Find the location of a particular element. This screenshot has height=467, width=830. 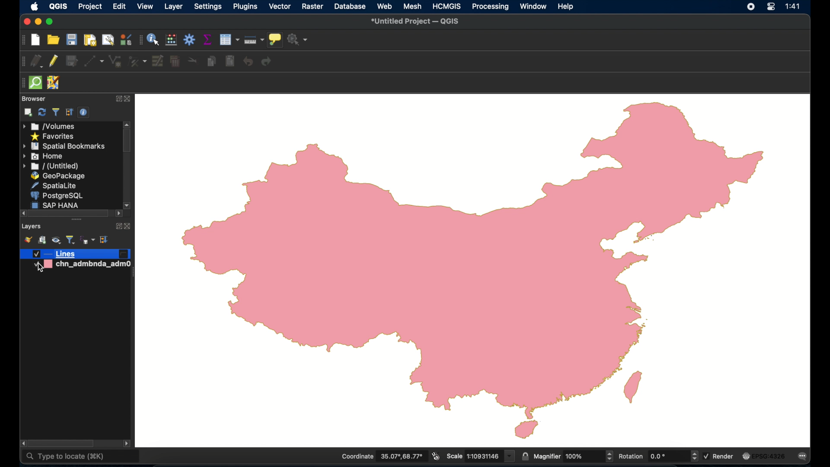

mesh is located at coordinates (413, 6).